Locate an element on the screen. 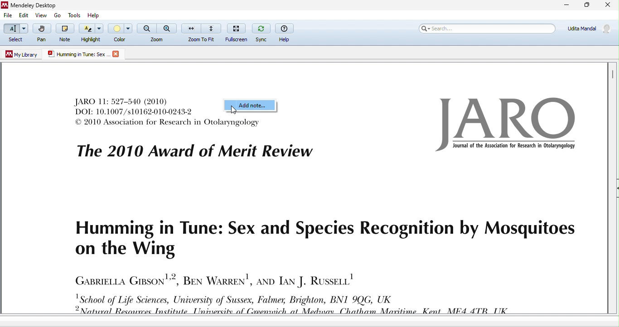  logo is located at coordinates (506, 125).